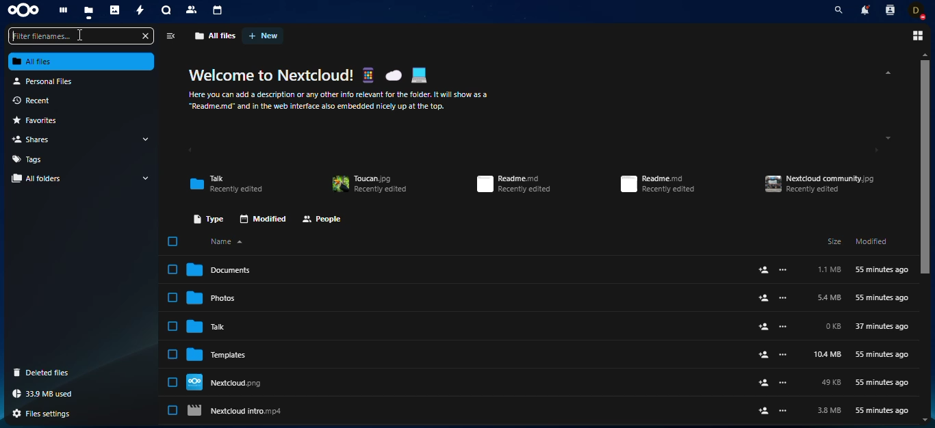 The width and height of the screenshot is (935, 428). I want to click on 0 KB 37 minutes ago, so click(867, 327).